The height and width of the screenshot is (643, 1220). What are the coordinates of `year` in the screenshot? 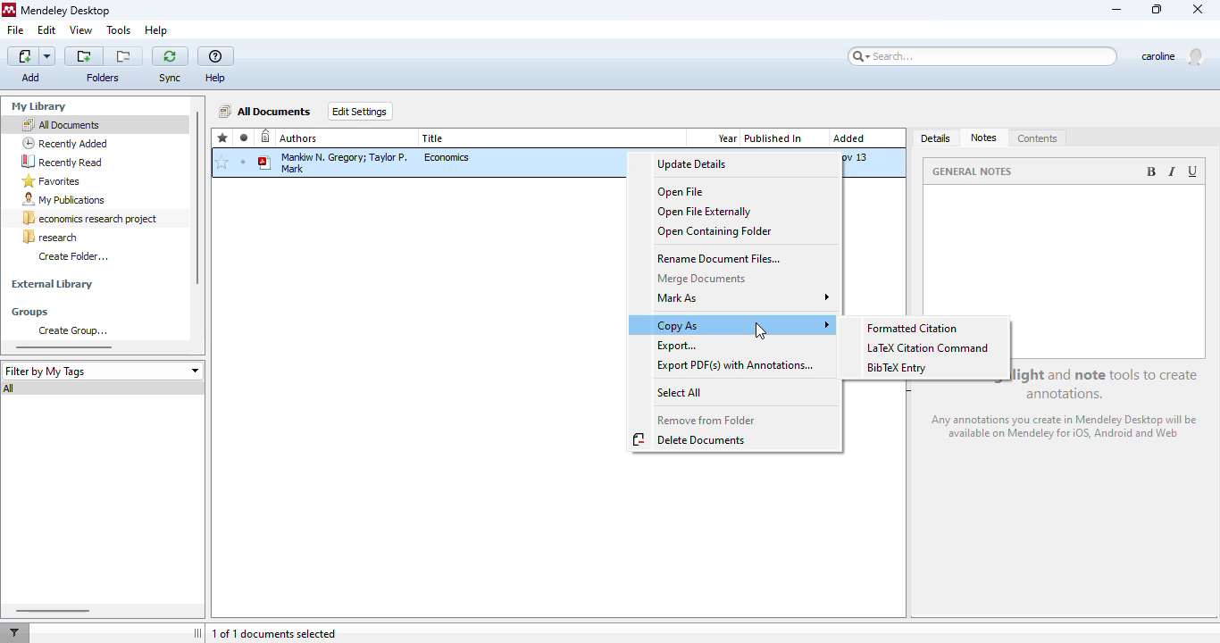 It's located at (727, 138).